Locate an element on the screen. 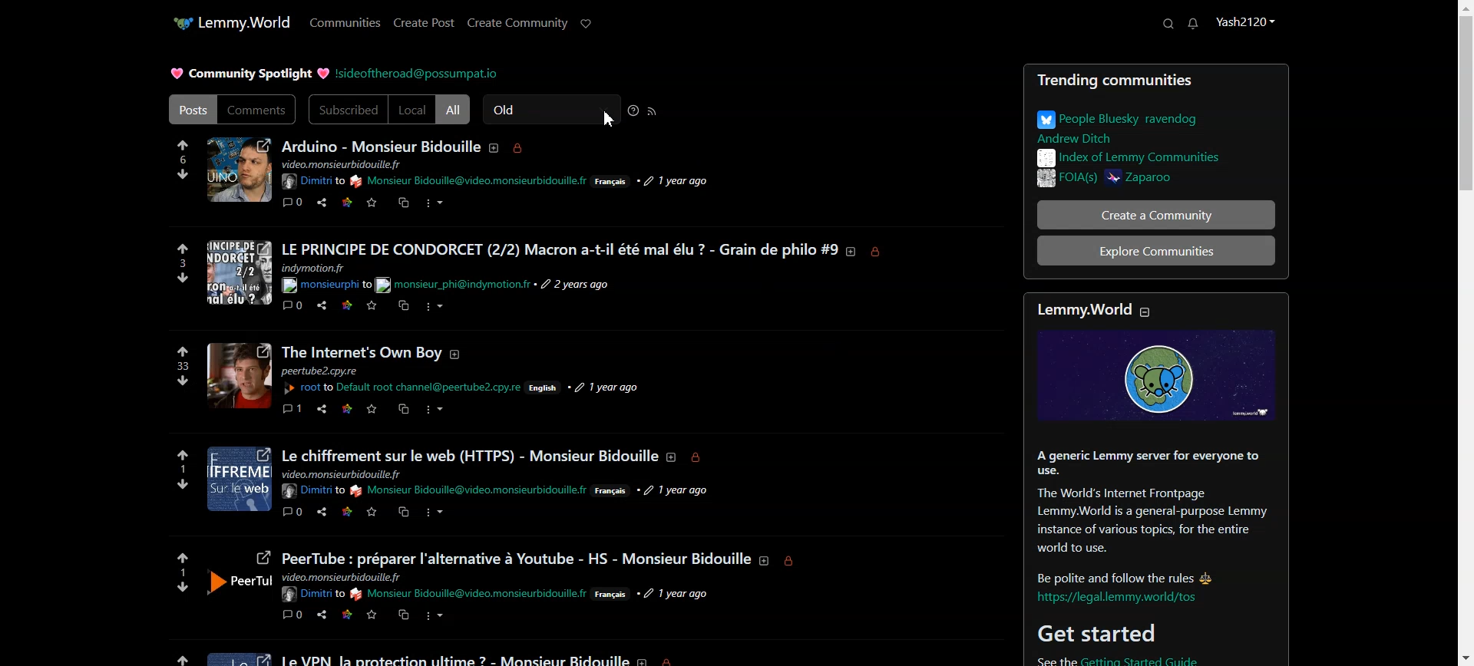 Image resolution: width=1474 pixels, height=666 pixels.  is located at coordinates (344, 473).